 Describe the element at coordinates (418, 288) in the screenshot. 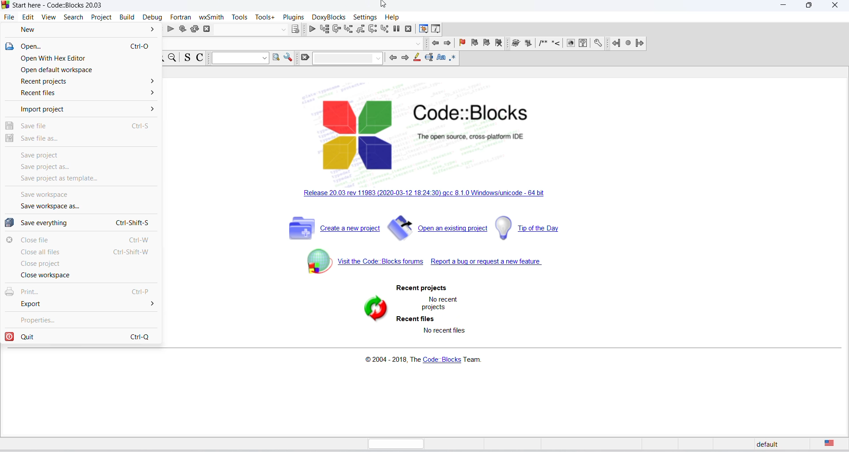

I see `recent project` at that location.